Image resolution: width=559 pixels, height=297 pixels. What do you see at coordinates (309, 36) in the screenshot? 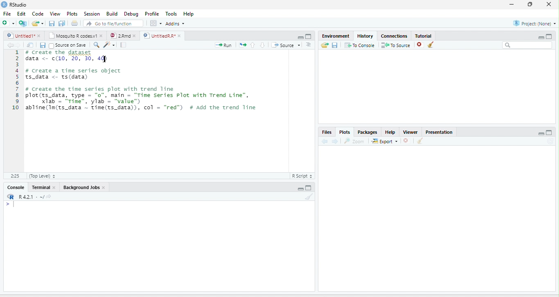
I see `Maximize` at bounding box center [309, 36].